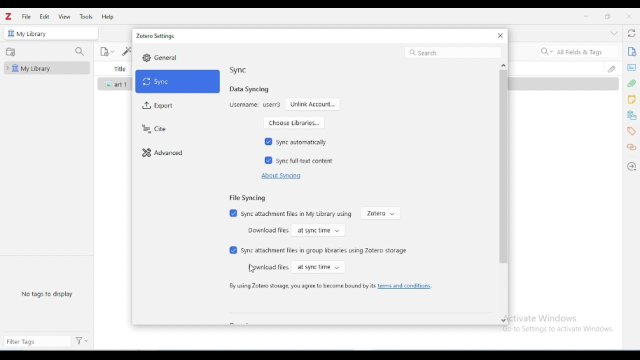 Image resolution: width=640 pixels, height=360 pixels. I want to click on at sync time, so click(318, 230).